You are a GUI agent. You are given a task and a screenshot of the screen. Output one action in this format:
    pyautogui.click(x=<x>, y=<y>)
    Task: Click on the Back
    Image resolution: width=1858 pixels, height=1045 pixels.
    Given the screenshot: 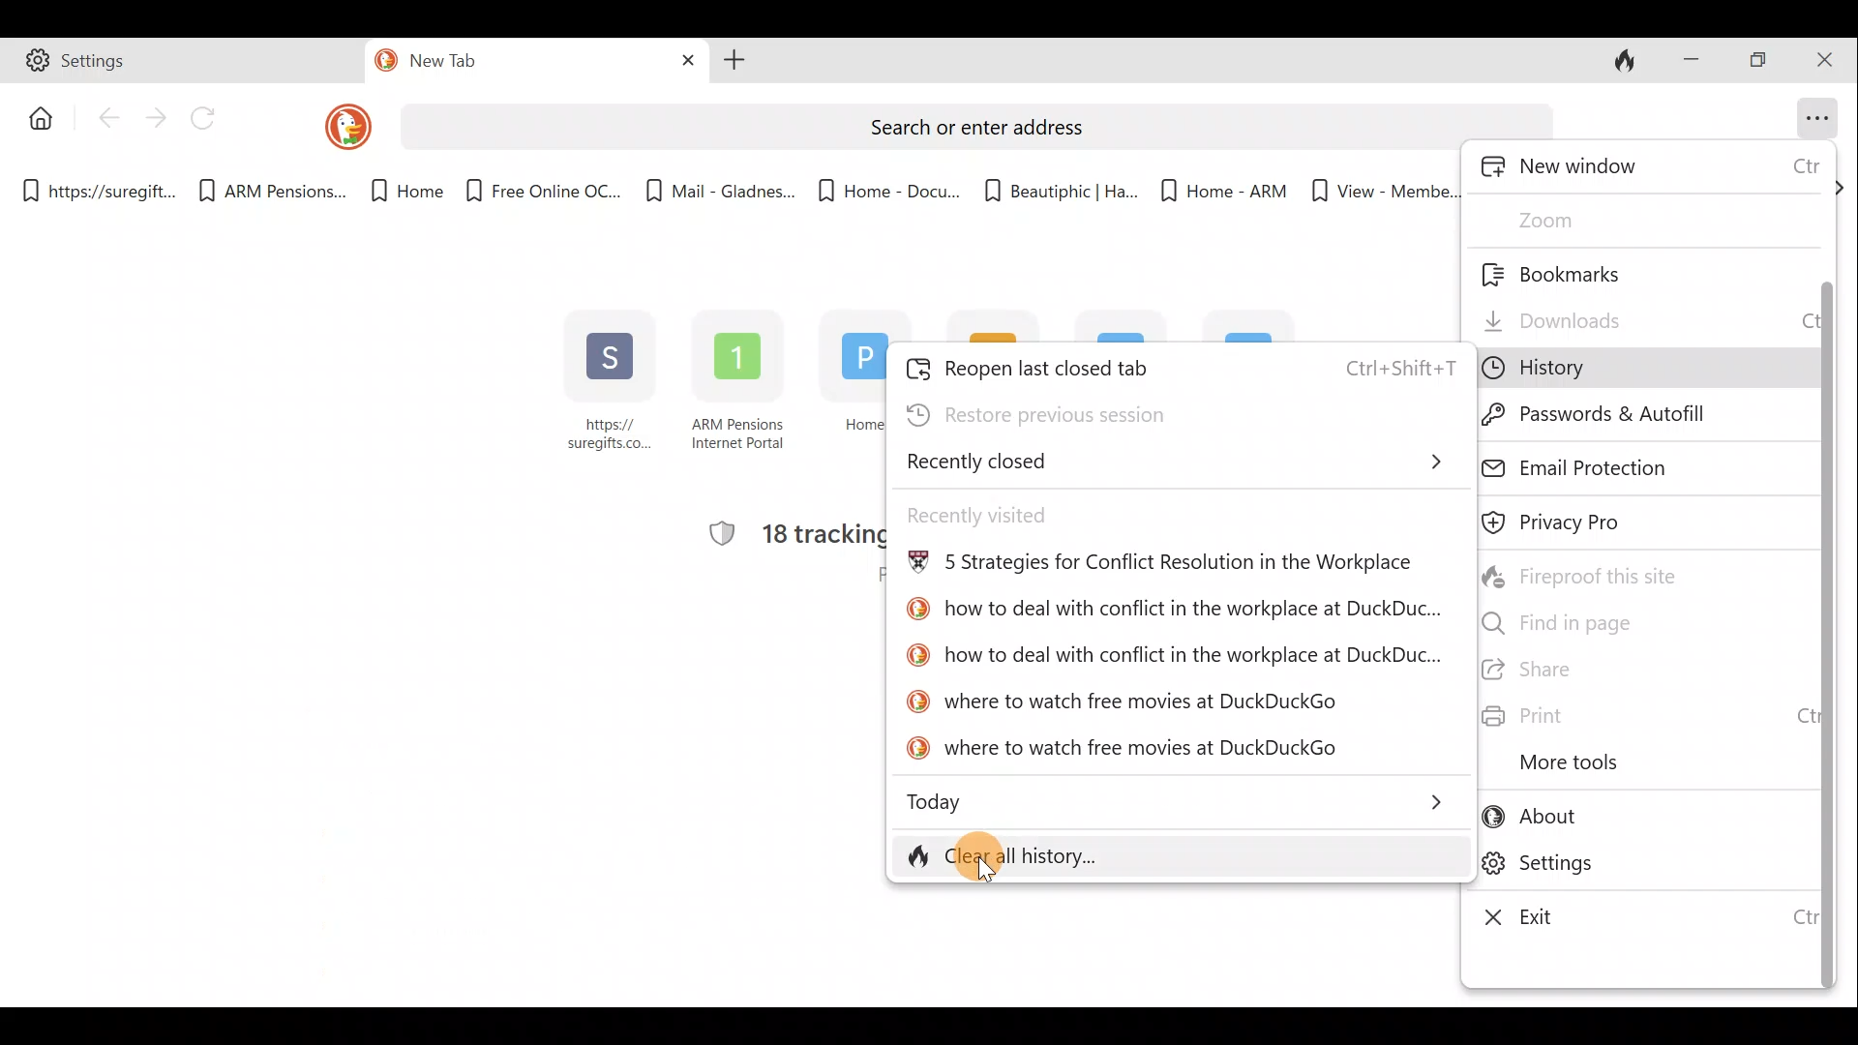 What is the action you would take?
    pyautogui.click(x=107, y=123)
    